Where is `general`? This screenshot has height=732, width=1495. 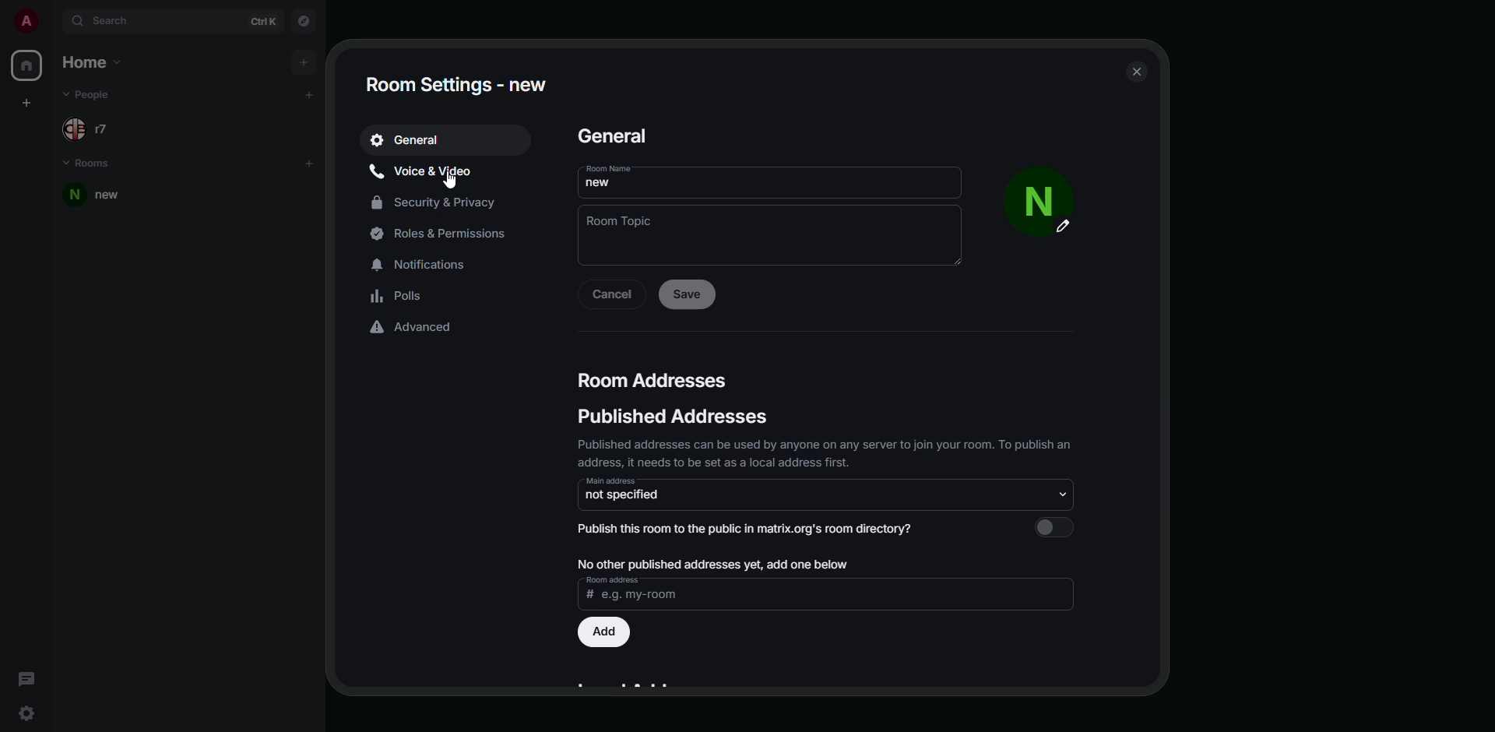 general is located at coordinates (627, 138).